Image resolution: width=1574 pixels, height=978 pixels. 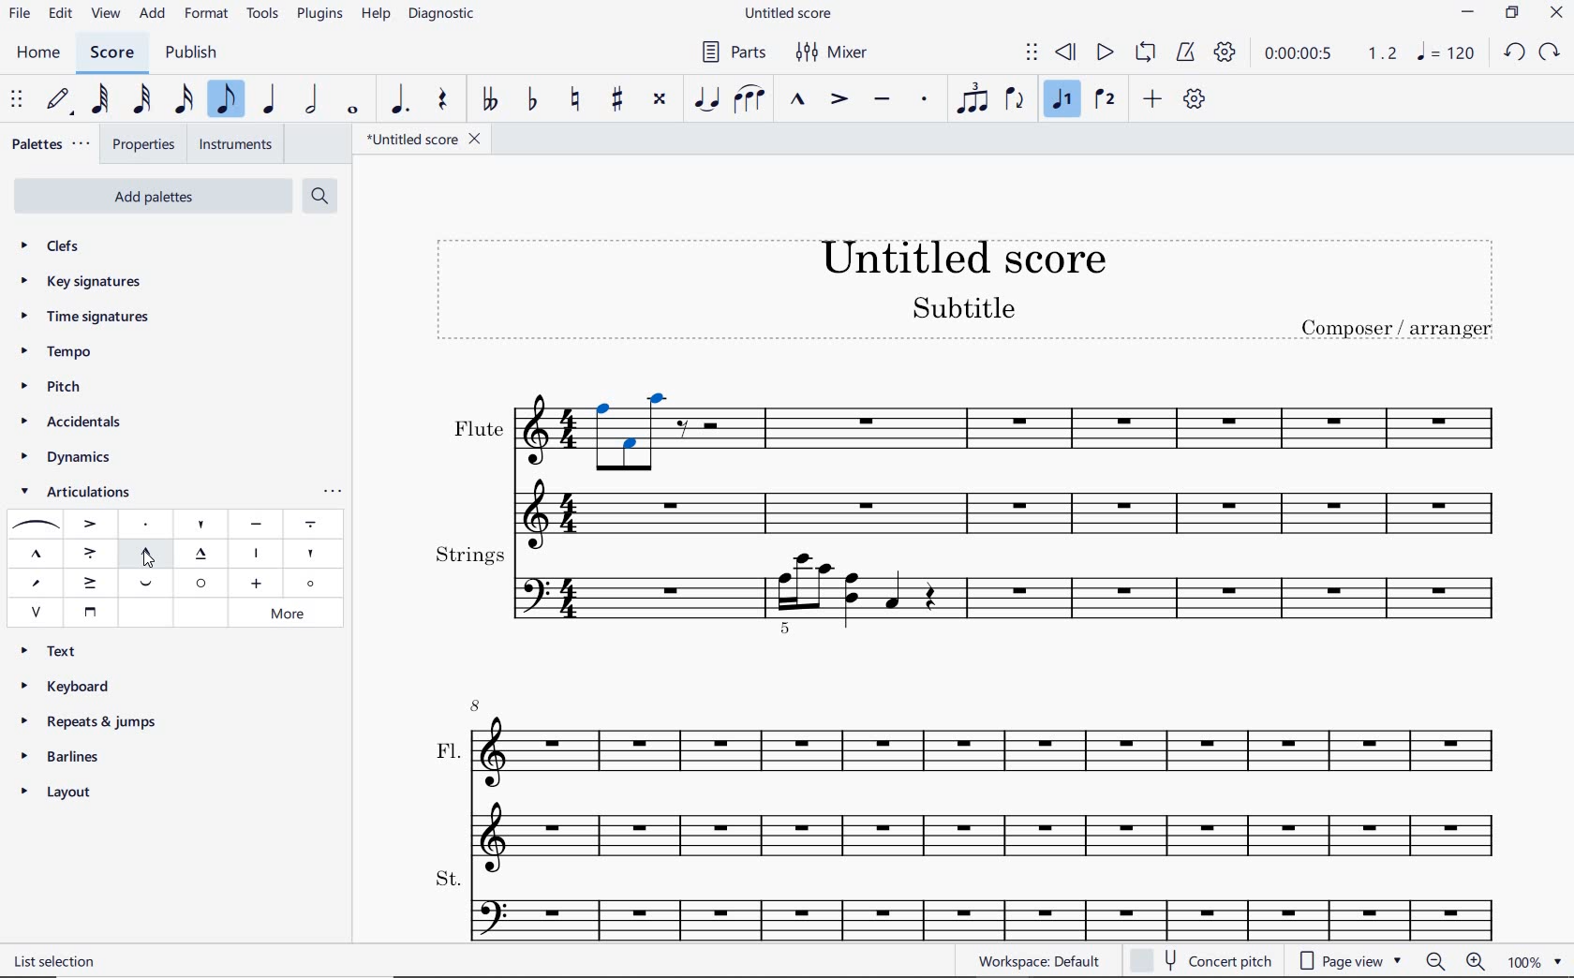 What do you see at coordinates (200, 583) in the screenshot?
I see `OPEN` at bounding box center [200, 583].